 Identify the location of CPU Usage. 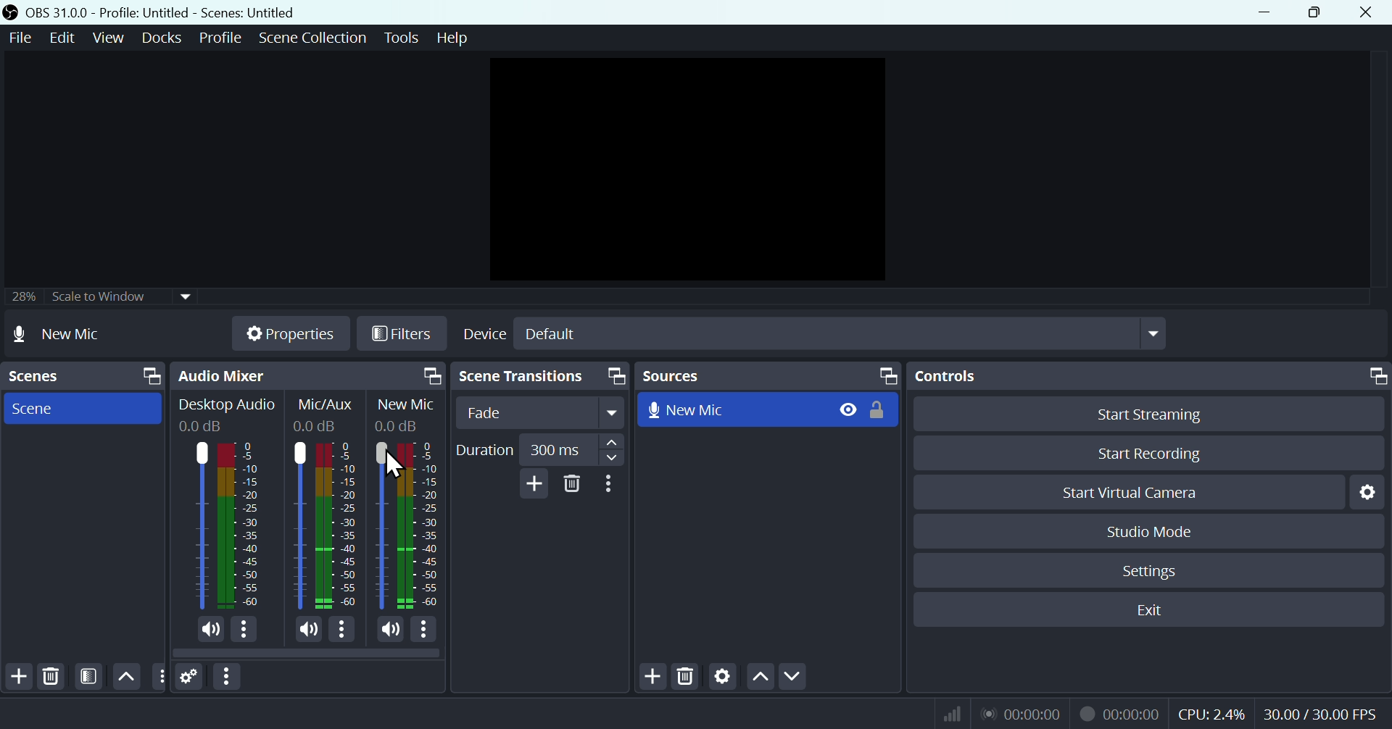
(1212, 715).